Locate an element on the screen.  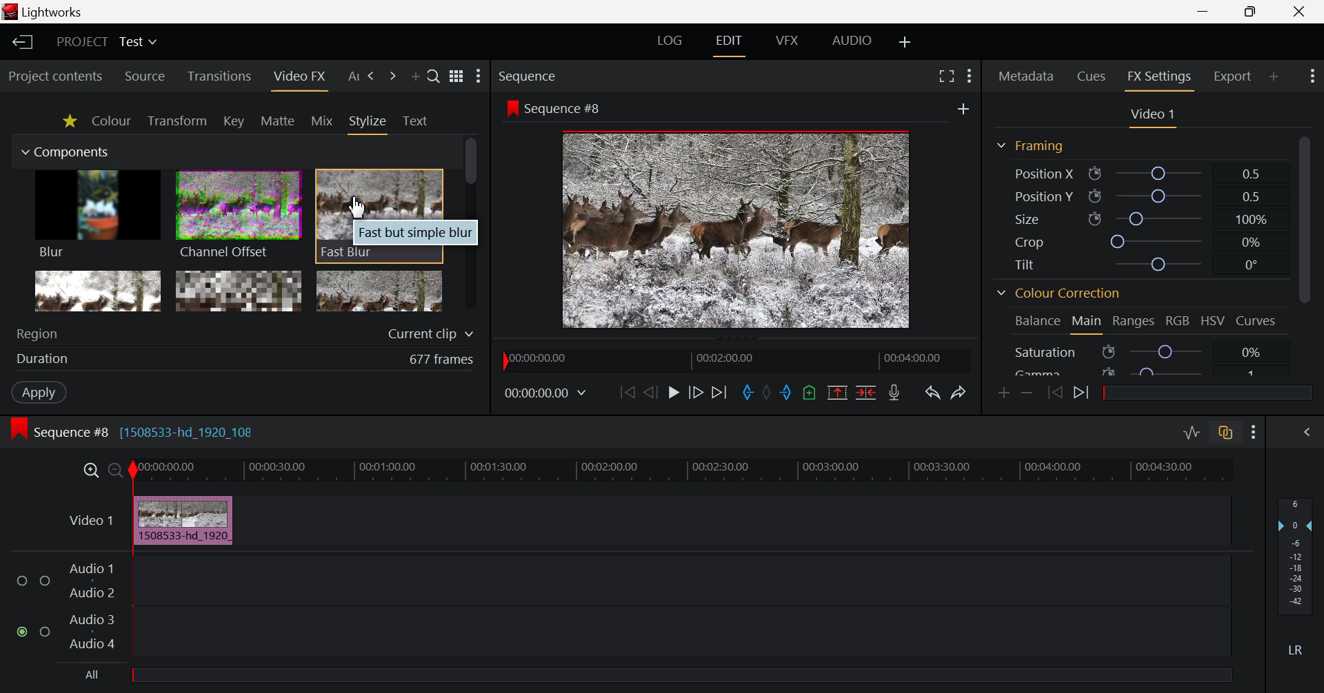
Add Panel is located at coordinates (390, 76).